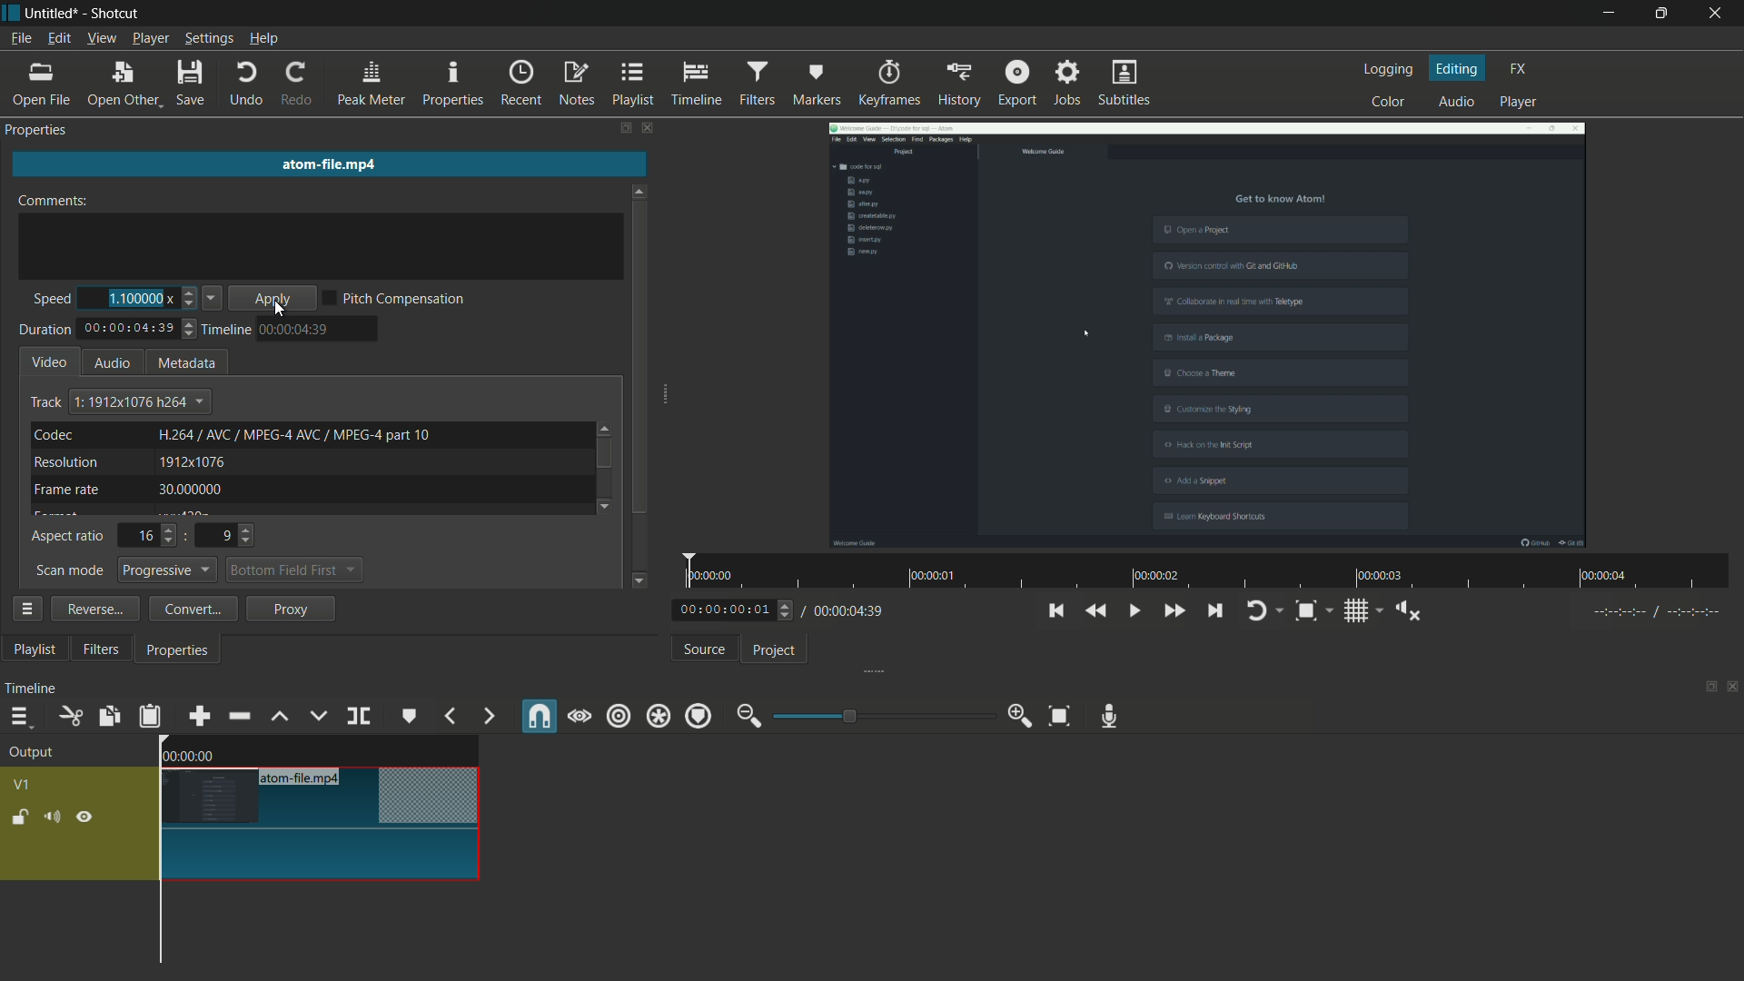 The width and height of the screenshot is (1744, 981). Describe the element at coordinates (170, 570) in the screenshot. I see `progressive` at that location.